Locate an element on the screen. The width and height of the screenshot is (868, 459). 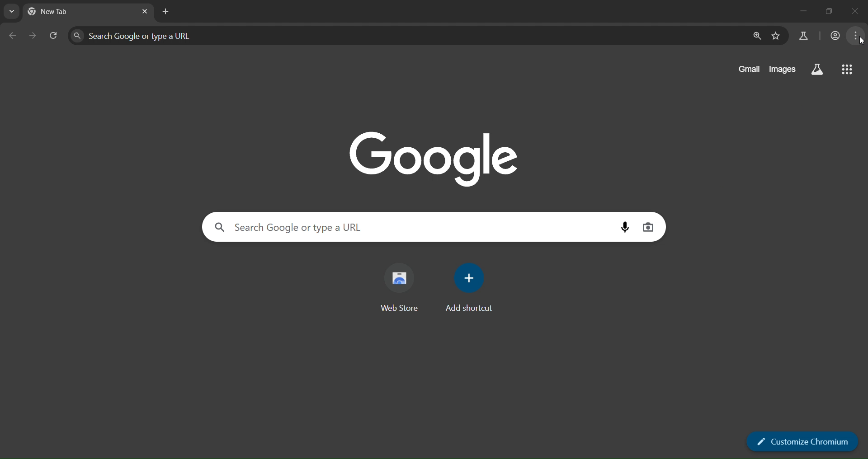
search labs is located at coordinates (817, 71).